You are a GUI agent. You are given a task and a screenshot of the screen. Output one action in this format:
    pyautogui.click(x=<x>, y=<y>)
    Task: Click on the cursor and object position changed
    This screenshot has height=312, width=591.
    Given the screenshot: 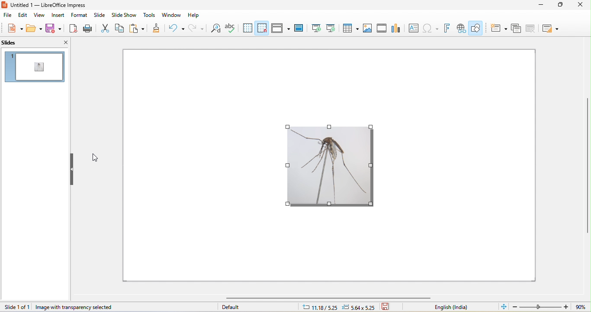 What is the action you would take?
    pyautogui.click(x=342, y=306)
    